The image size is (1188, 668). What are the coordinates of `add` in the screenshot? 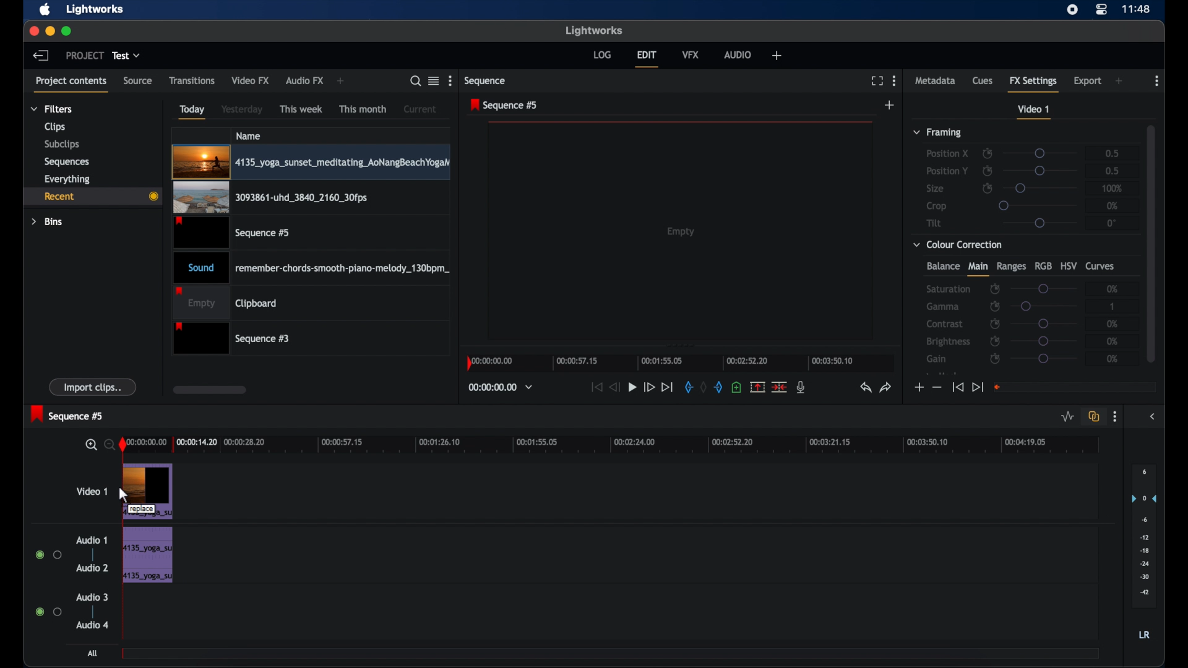 It's located at (890, 105).